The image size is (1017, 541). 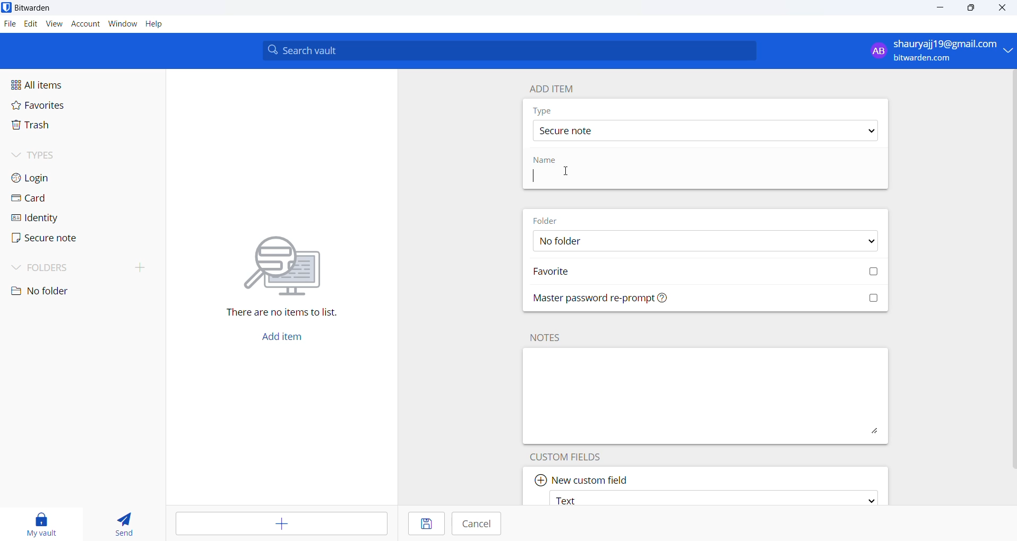 I want to click on edit, so click(x=29, y=23).